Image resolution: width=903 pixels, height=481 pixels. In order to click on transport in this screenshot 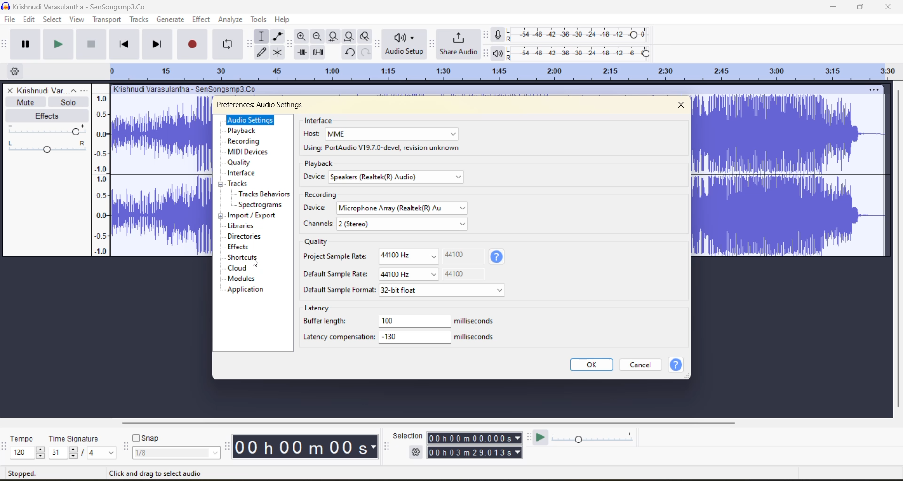, I will do `click(106, 19)`.